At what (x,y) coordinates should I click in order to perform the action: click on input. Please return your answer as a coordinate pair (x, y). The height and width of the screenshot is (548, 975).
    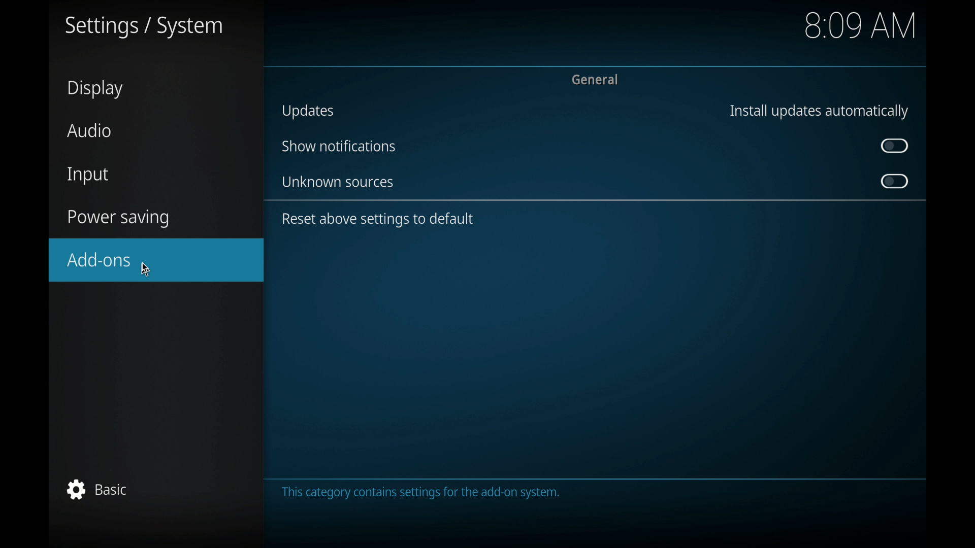
    Looking at the image, I should click on (89, 176).